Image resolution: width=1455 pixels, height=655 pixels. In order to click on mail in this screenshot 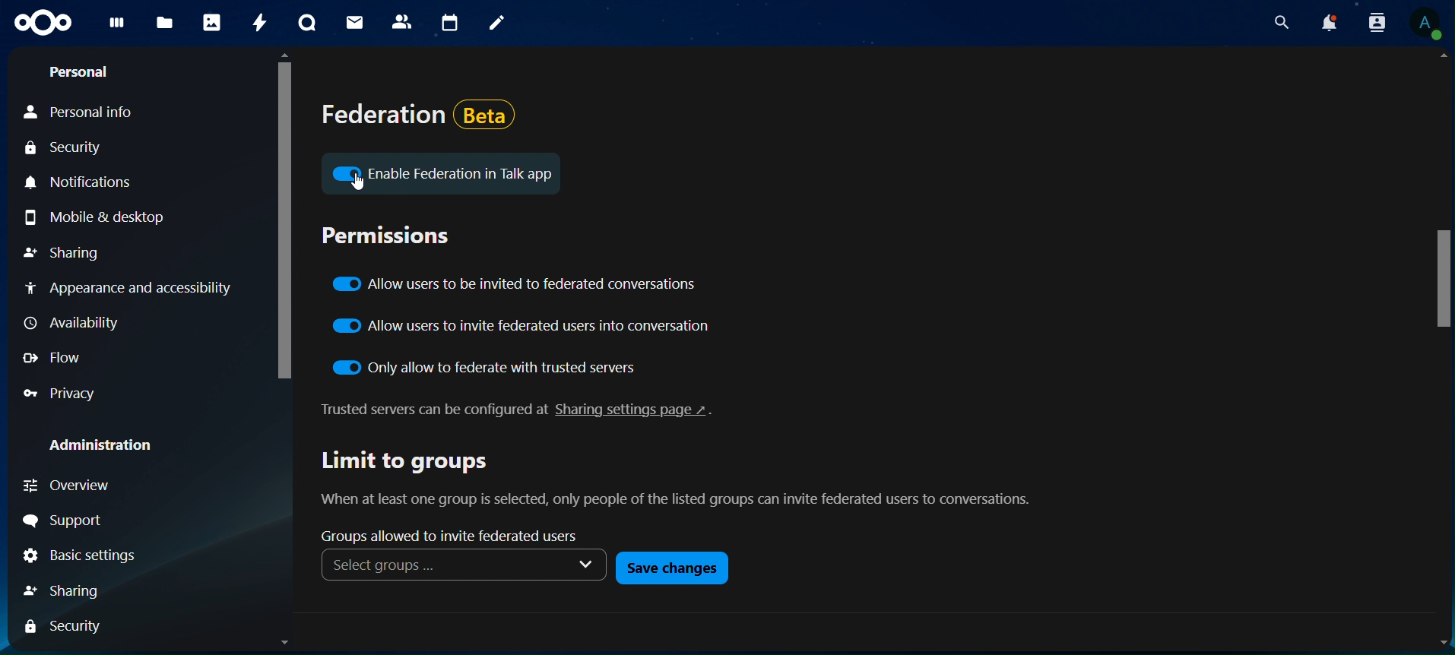, I will do `click(355, 23)`.